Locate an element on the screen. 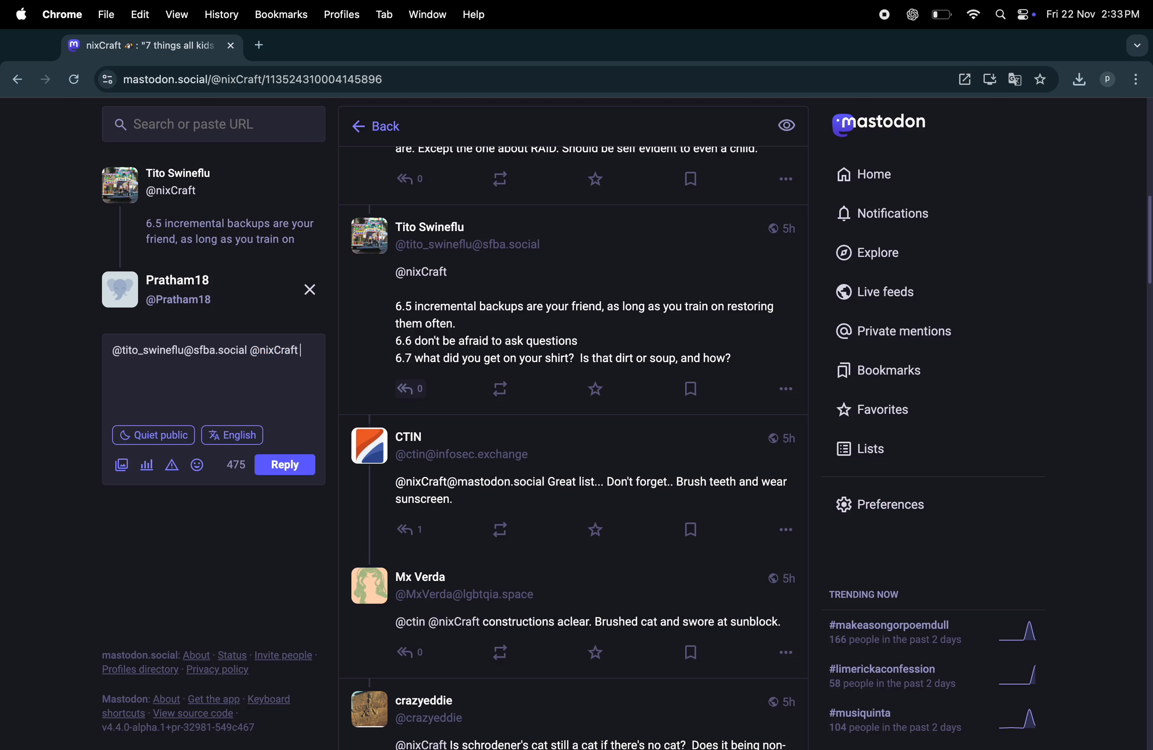 This screenshot has height=750, width=1153. thread is located at coordinates (579, 288).